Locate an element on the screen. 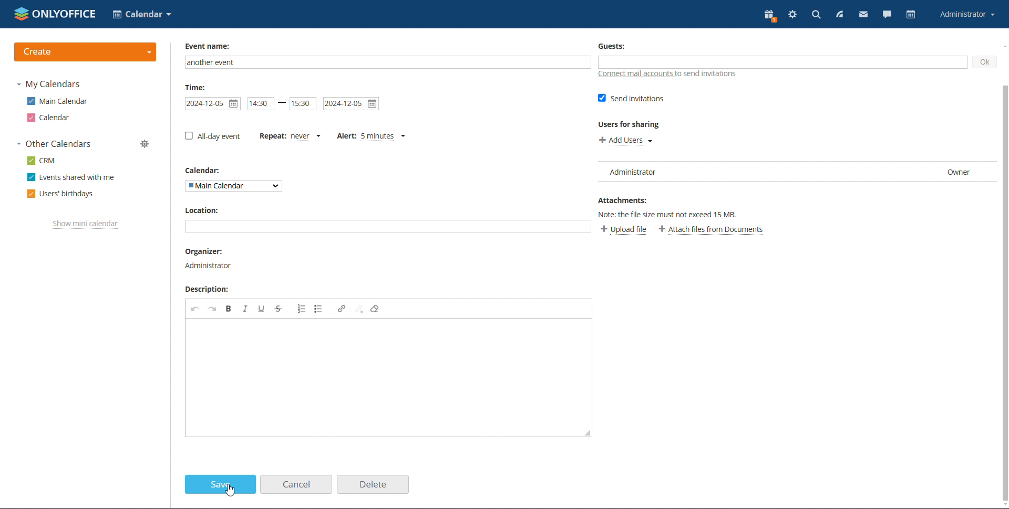  settings is located at coordinates (794, 15).